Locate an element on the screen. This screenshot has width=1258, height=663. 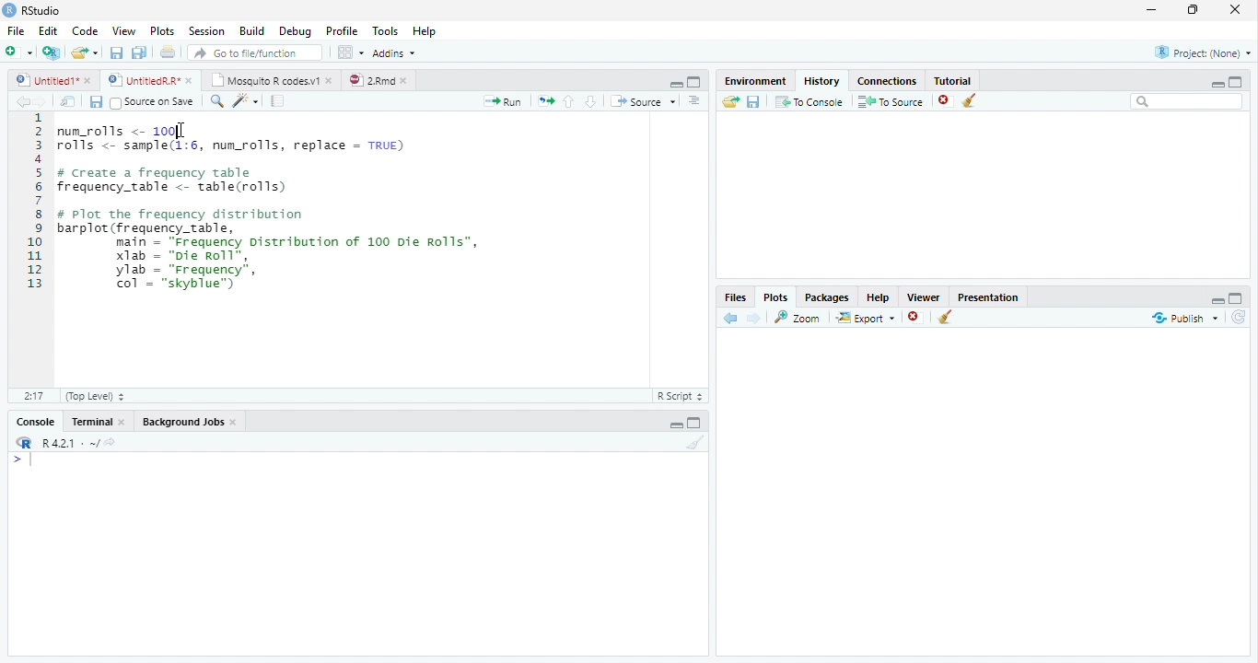
Code Editor is located at coordinates (327, 250).